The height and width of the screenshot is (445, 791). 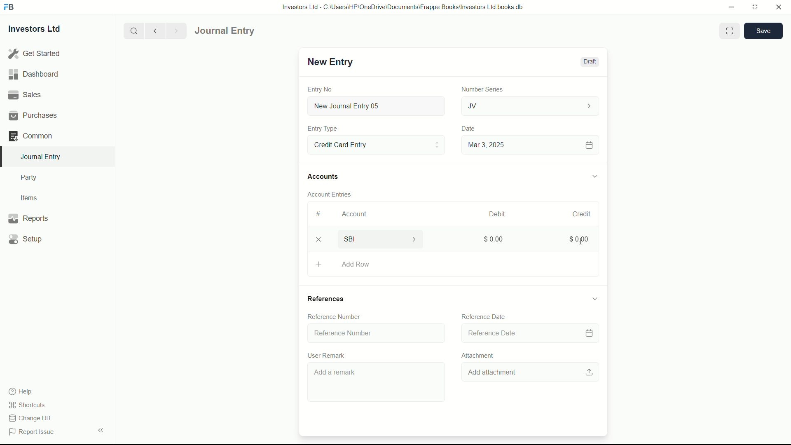 What do you see at coordinates (42, 30) in the screenshot?
I see `Investors Ltd` at bounding box center [42, 30].